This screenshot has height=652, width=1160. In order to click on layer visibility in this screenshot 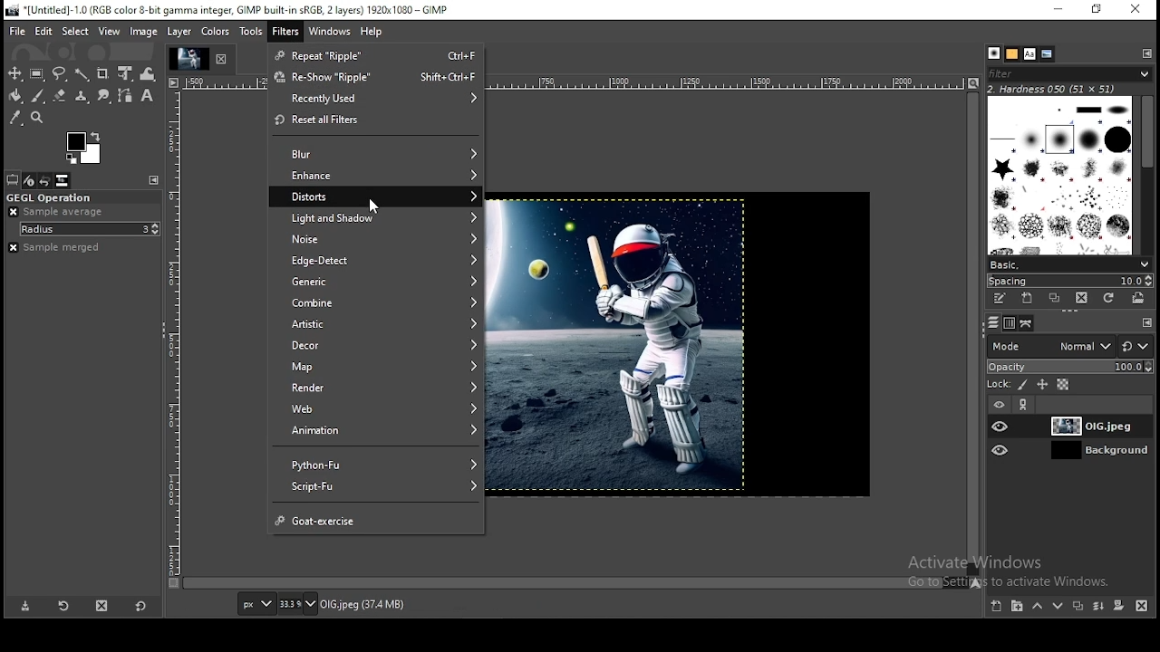, I will do `click(999, 405)`.